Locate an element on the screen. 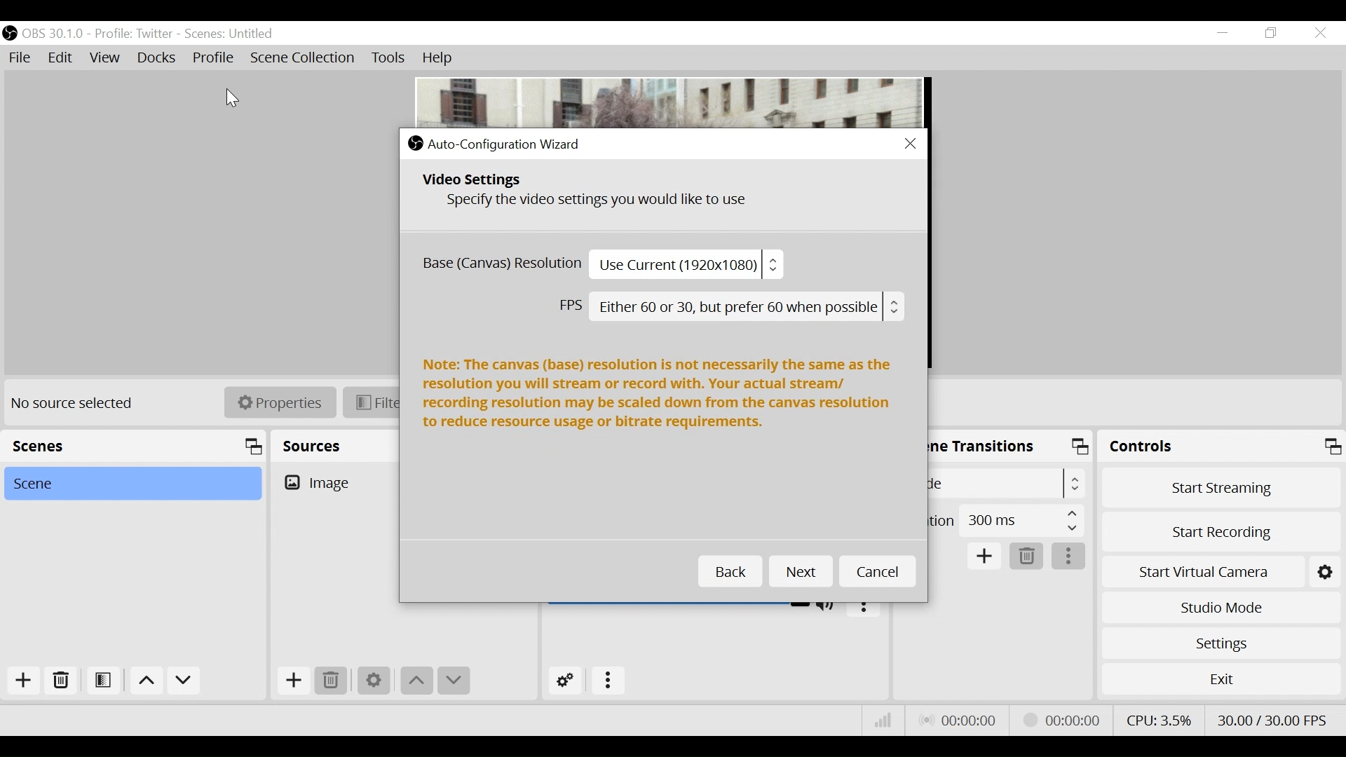 The image size is (1346, 757). Profile is located at coordinates (134, 34).